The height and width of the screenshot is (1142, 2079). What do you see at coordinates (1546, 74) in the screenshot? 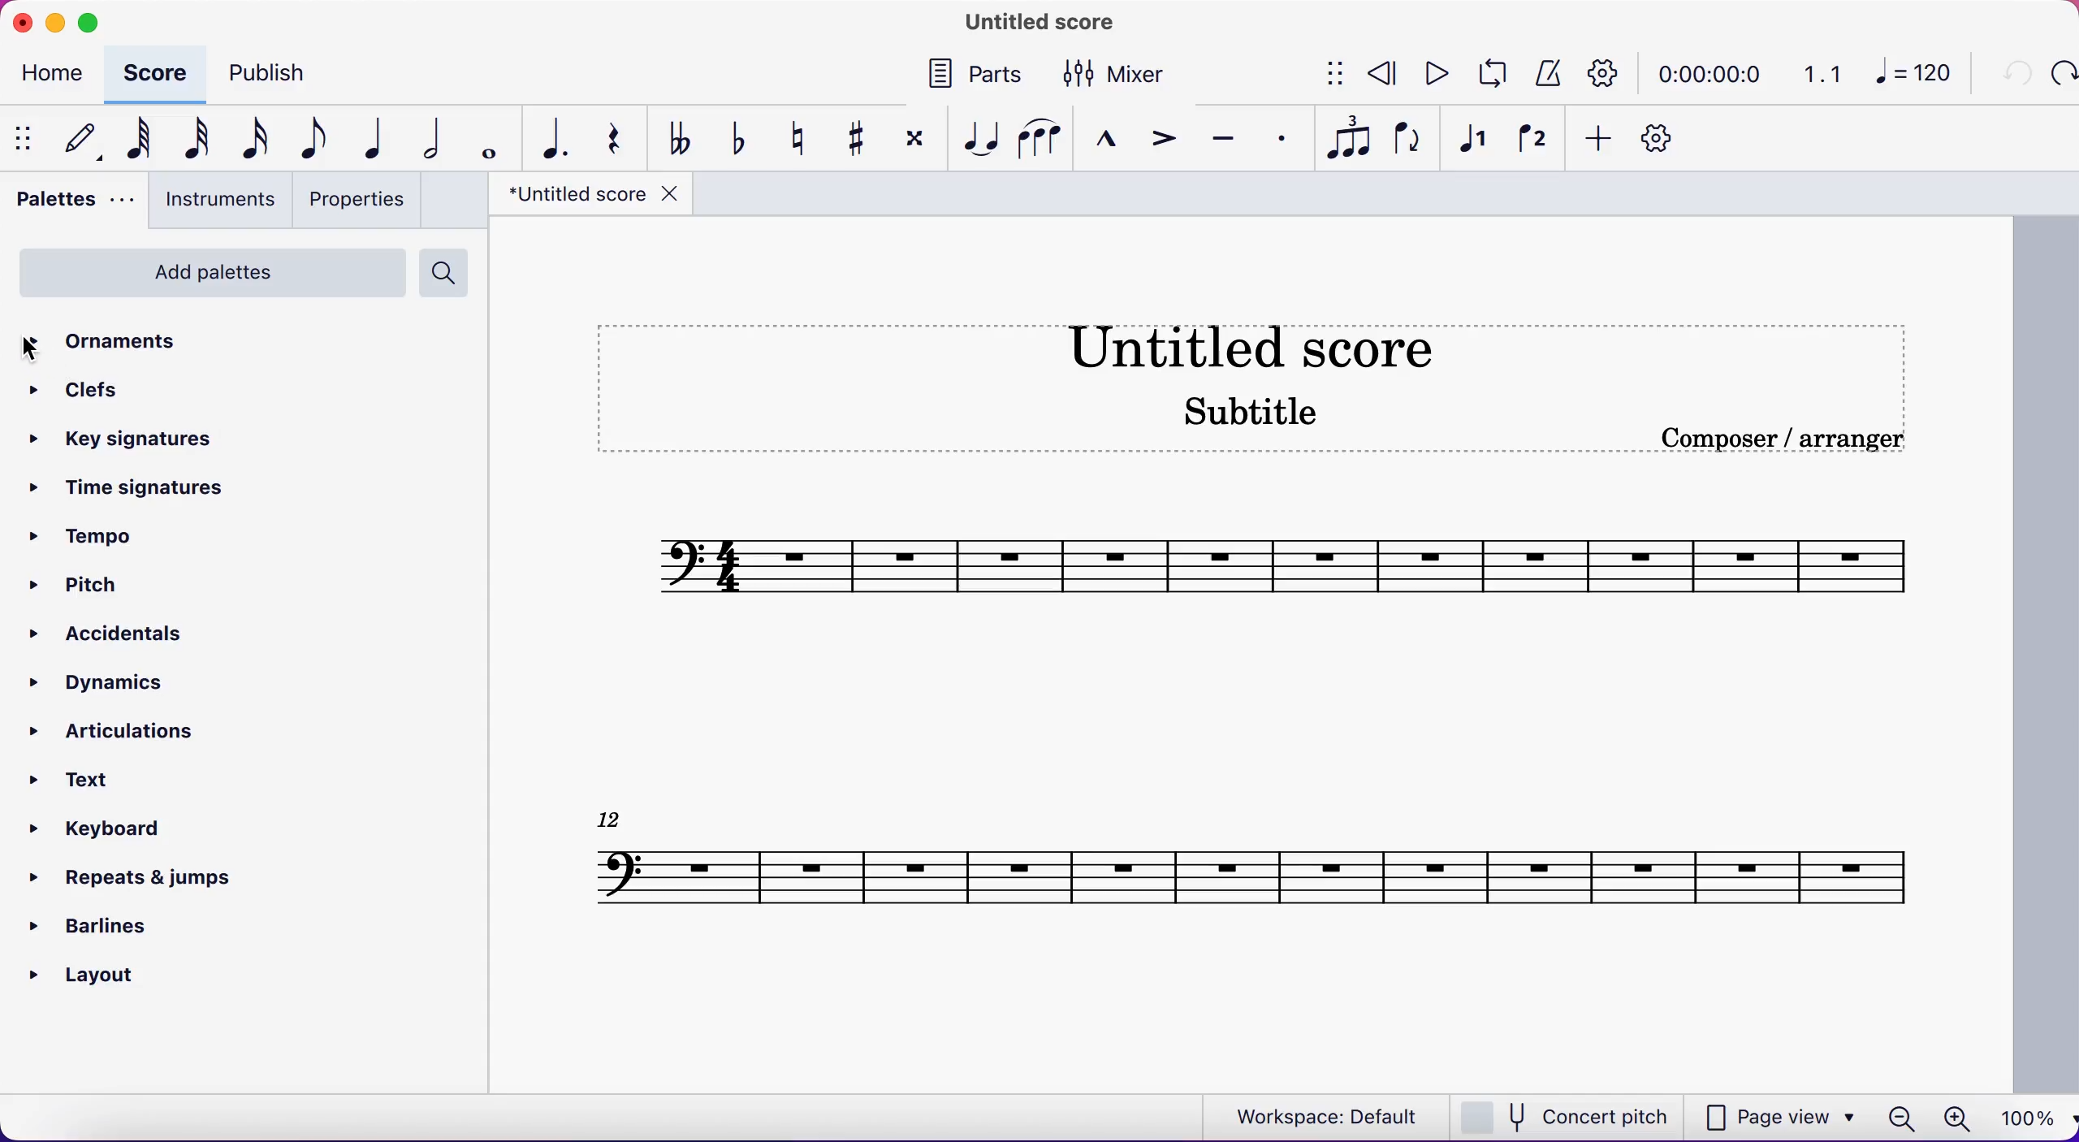
I see `metronome` at bounding box center [1546, 74].